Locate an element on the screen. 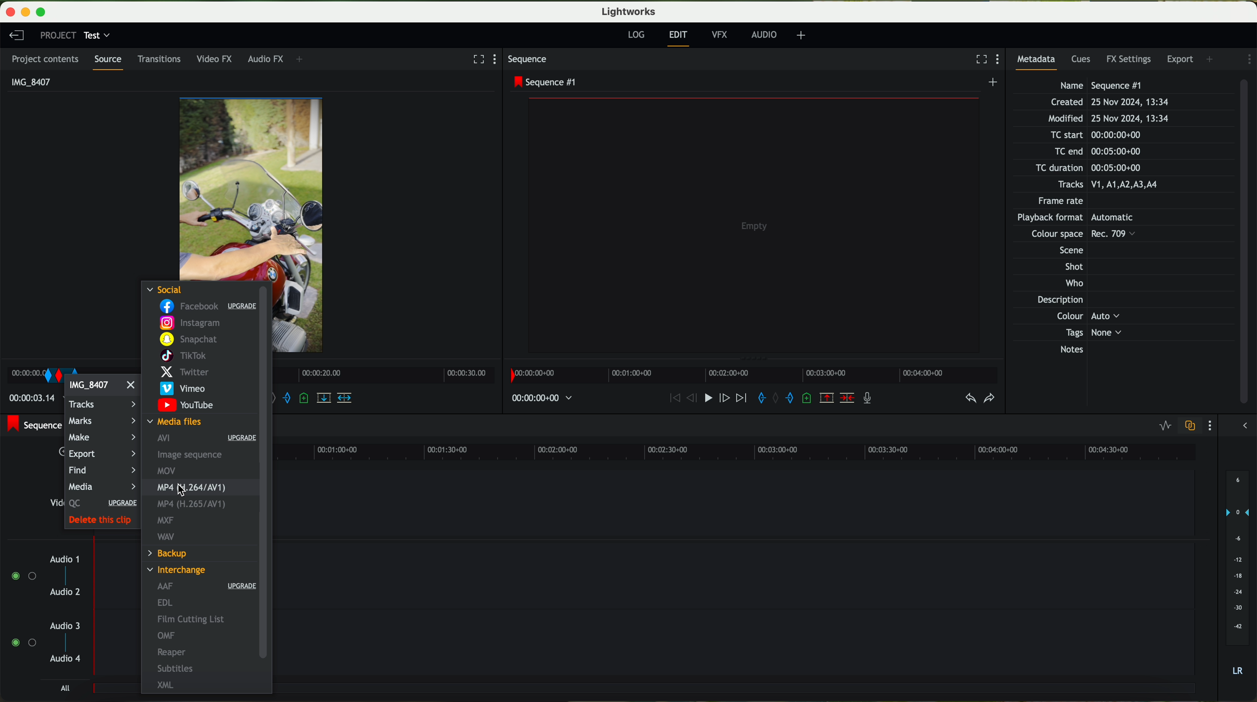 The width and height of the screenshot is (1257, 702). video is located at coordinates (253, 185).